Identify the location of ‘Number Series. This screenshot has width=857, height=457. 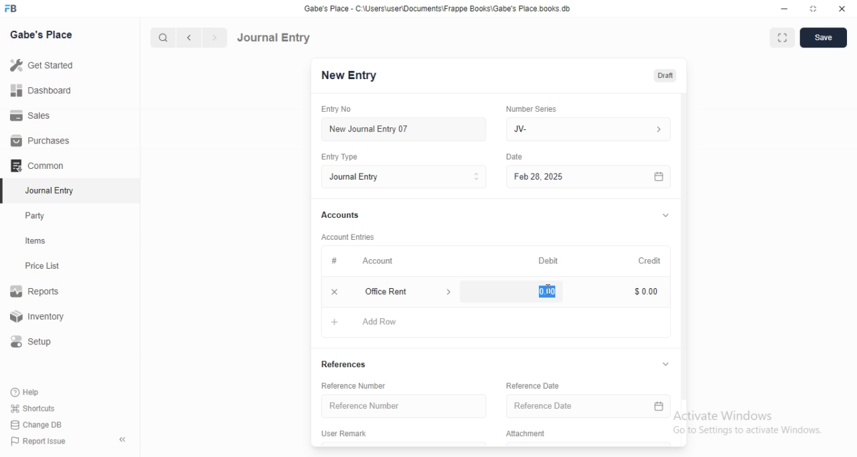
(530, 109).